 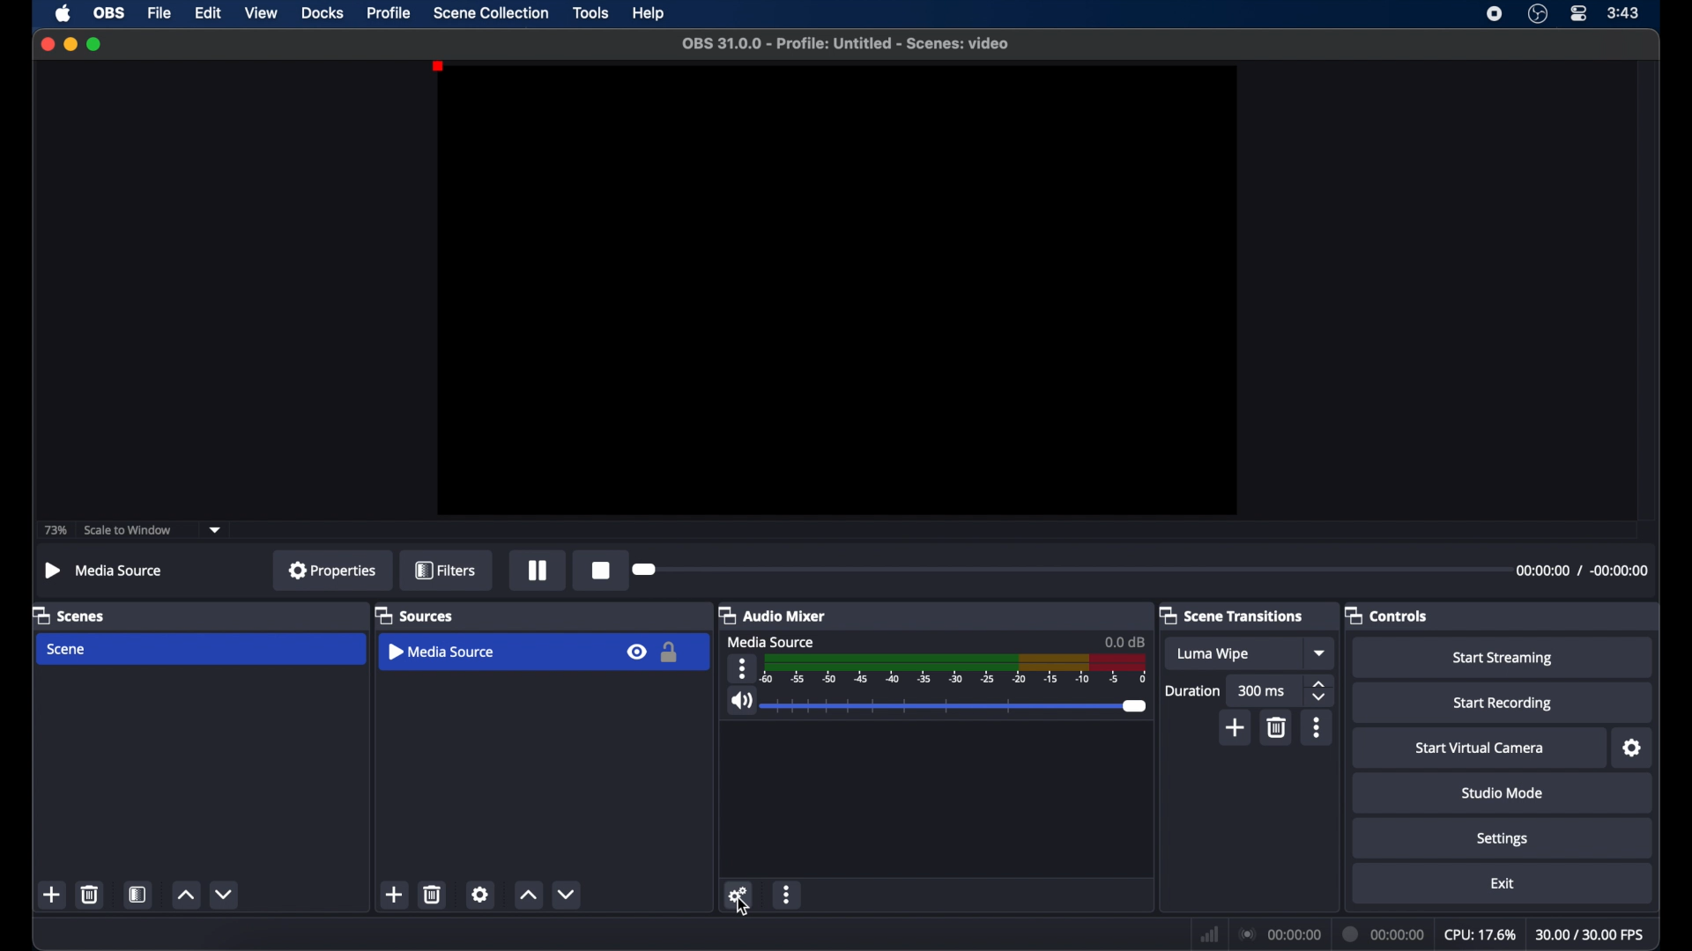 What do you see at coordinates (54, 530) in the screenshot?
I see `73%` at bounding box center [54, 530].